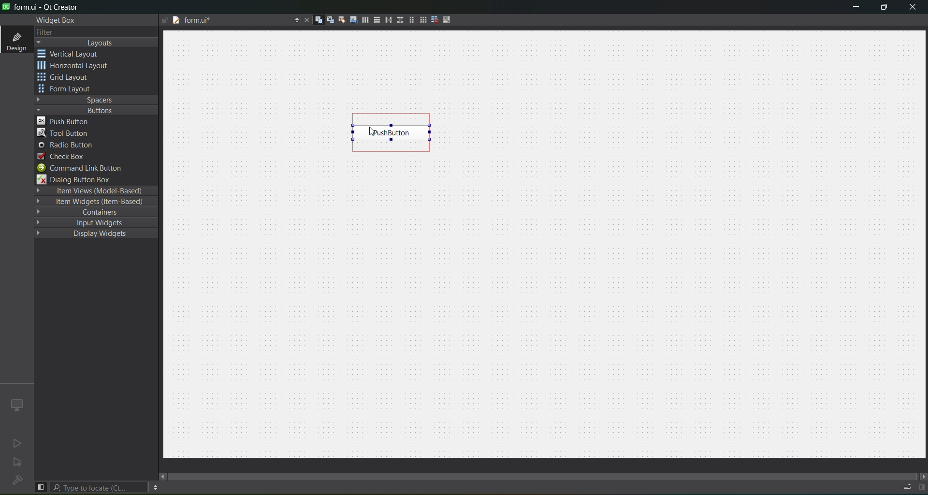  Describe the element at coordinates (304, 20) in the screenshot. I see `close tab` at that location.